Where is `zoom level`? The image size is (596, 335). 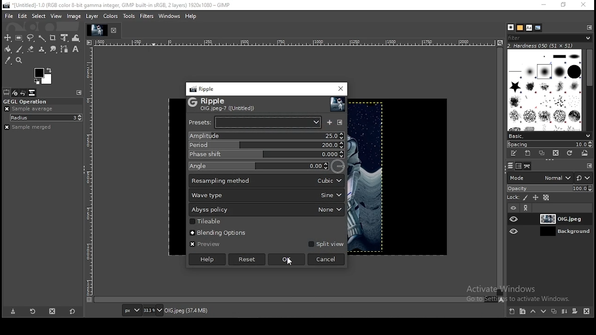
zoom level is located at coordinates (153, 311).